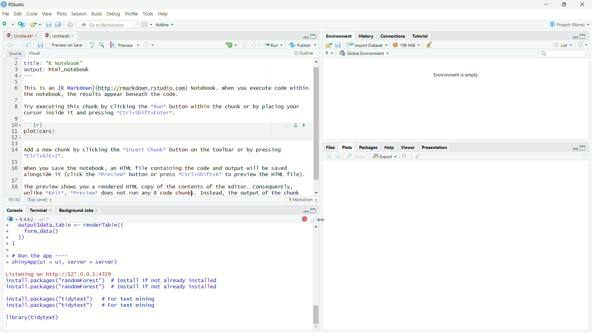  Describe the element at coordinates (14, 199) in the screenshot. I see `18:143` at that location.